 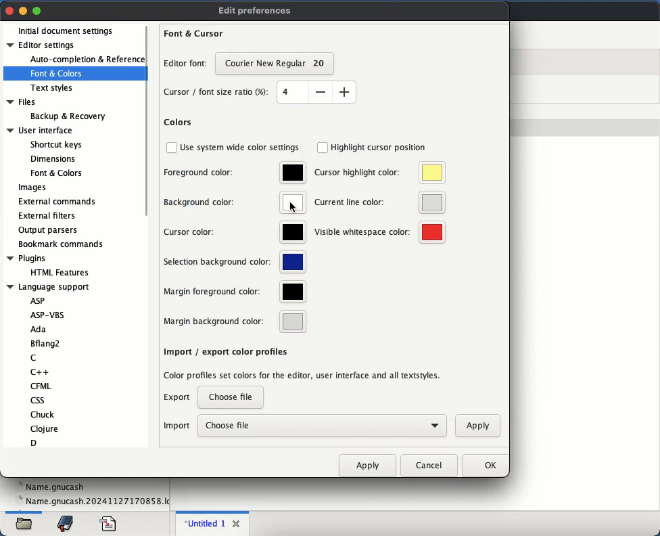 What do you see at coordinates (231, 398) in the screenshot?
I see `choose file` at bounding box center [231, 398].